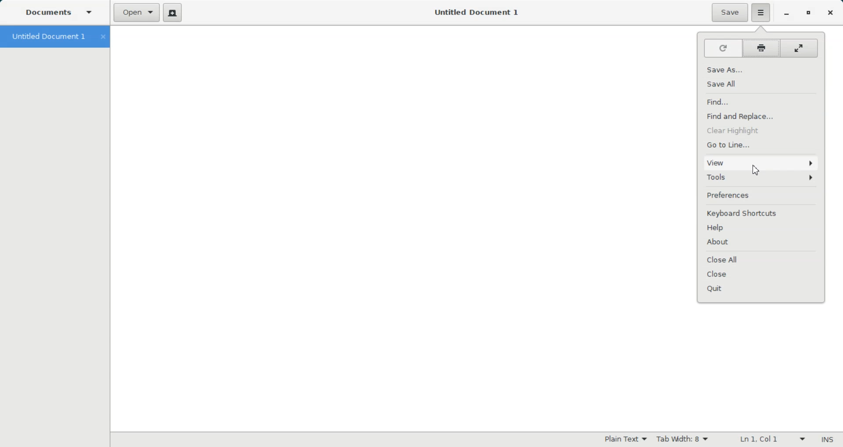 The width and height of the screenshot is (843, 447). Describe the element at coordinates (762, 116) in the screenshot. I see `Find and Replace` at that location.